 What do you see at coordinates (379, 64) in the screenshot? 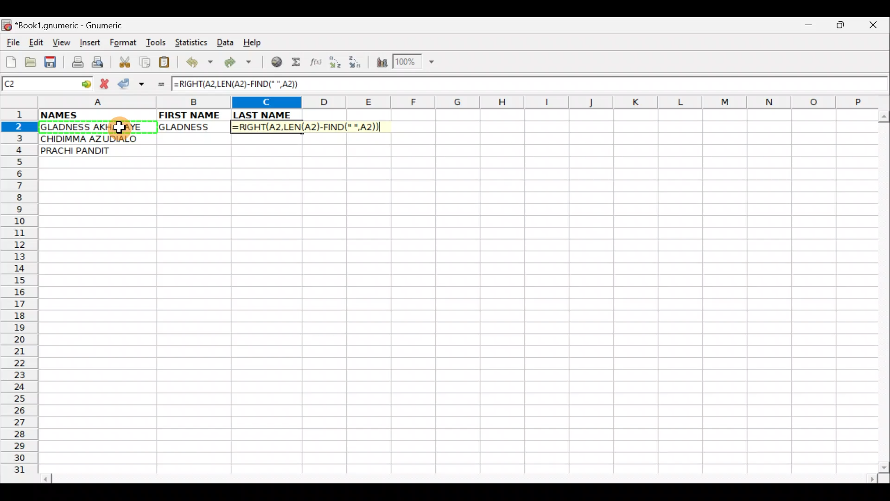
I see `Insert Chart` at bounding box center [379, 64].